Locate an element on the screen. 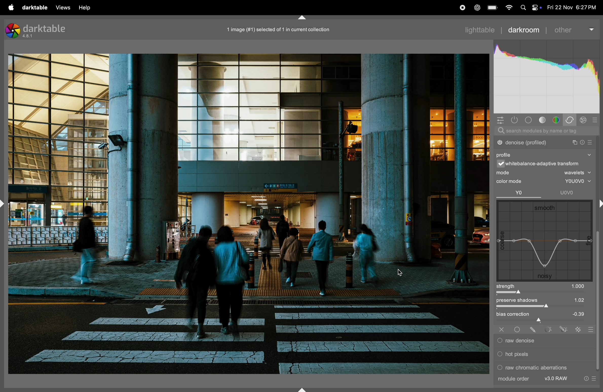 This screenshot has width=603, height=392. chatgpt is located at coordinates (478, 8).